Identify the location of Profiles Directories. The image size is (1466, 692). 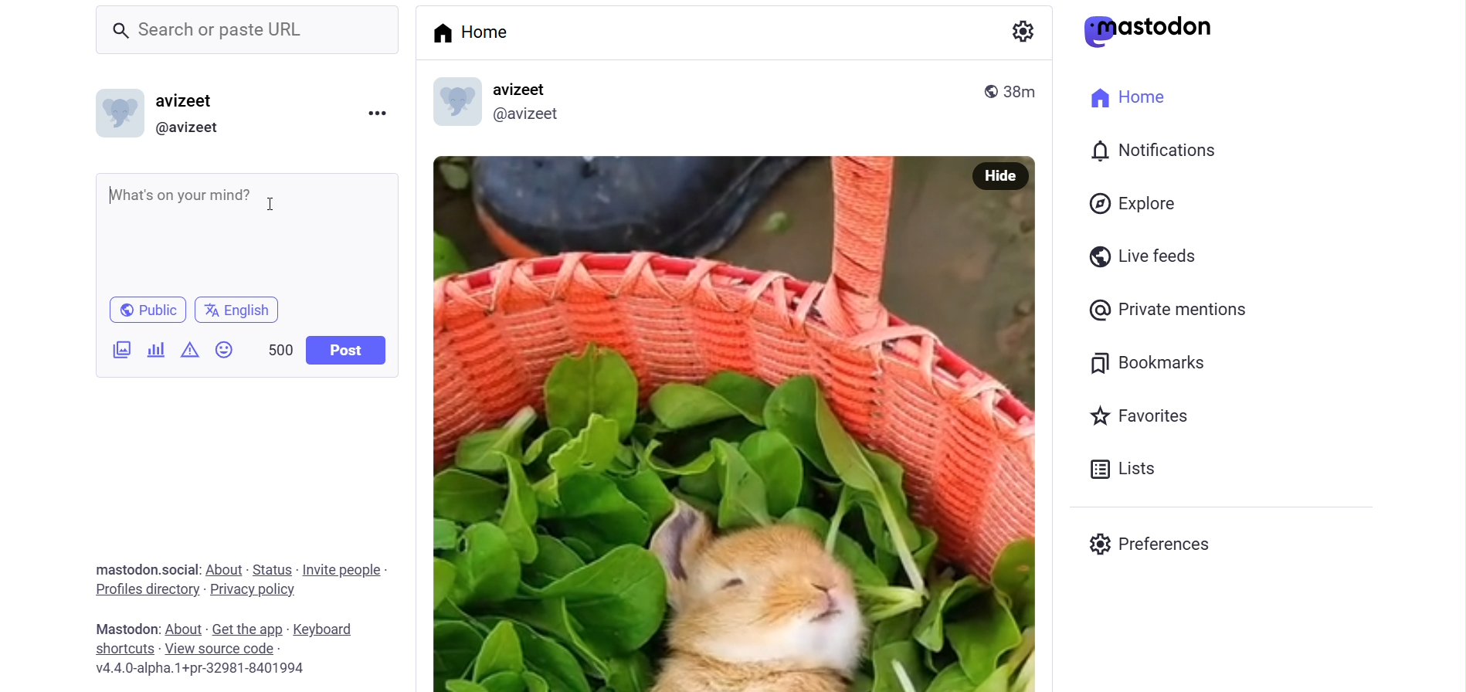
(147, 591).